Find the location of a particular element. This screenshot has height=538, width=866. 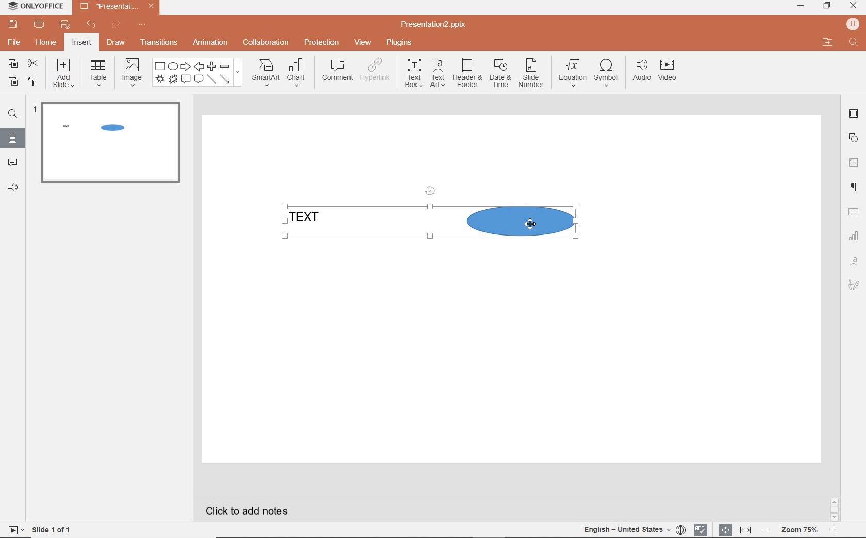

TEXT & SHAPE GROUPED is located at coordinates (440, 222).